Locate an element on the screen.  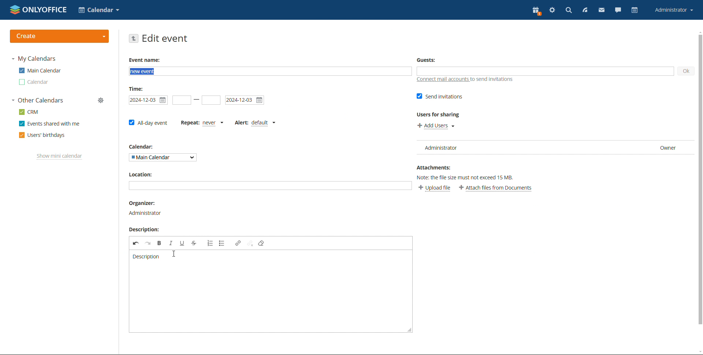
end time is located at coordinates (211, 100).